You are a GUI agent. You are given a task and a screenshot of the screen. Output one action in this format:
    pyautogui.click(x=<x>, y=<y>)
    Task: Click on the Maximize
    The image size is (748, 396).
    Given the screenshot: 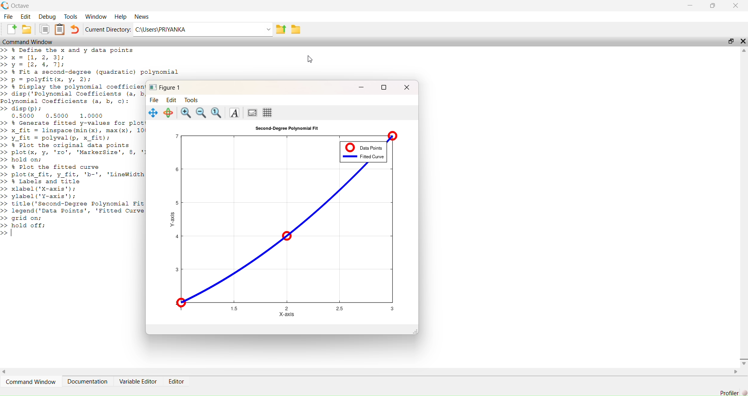 What is the action you would take?
    pyautogui.click(x=385, y=86)
    